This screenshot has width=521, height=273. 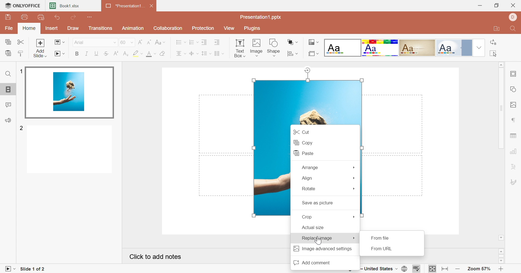 I want to click on Close, so click(x=152, y=5).